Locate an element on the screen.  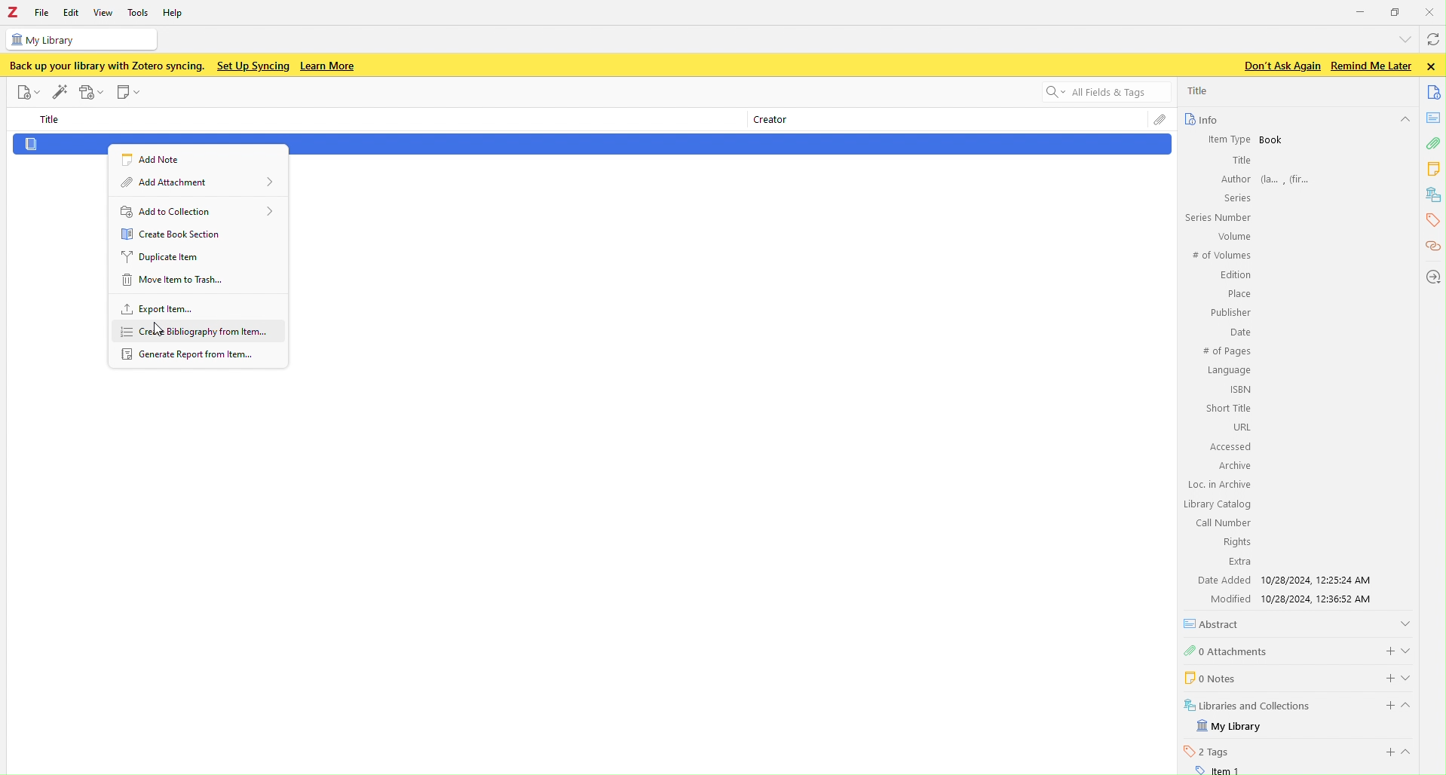
Book is located at coordinates (1272, 140).